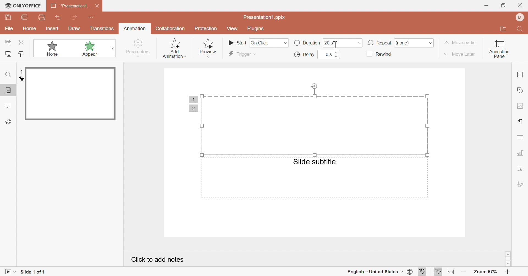  Describe the element at coordinates (48, 48) in the screenshot. I see `none` at that location.